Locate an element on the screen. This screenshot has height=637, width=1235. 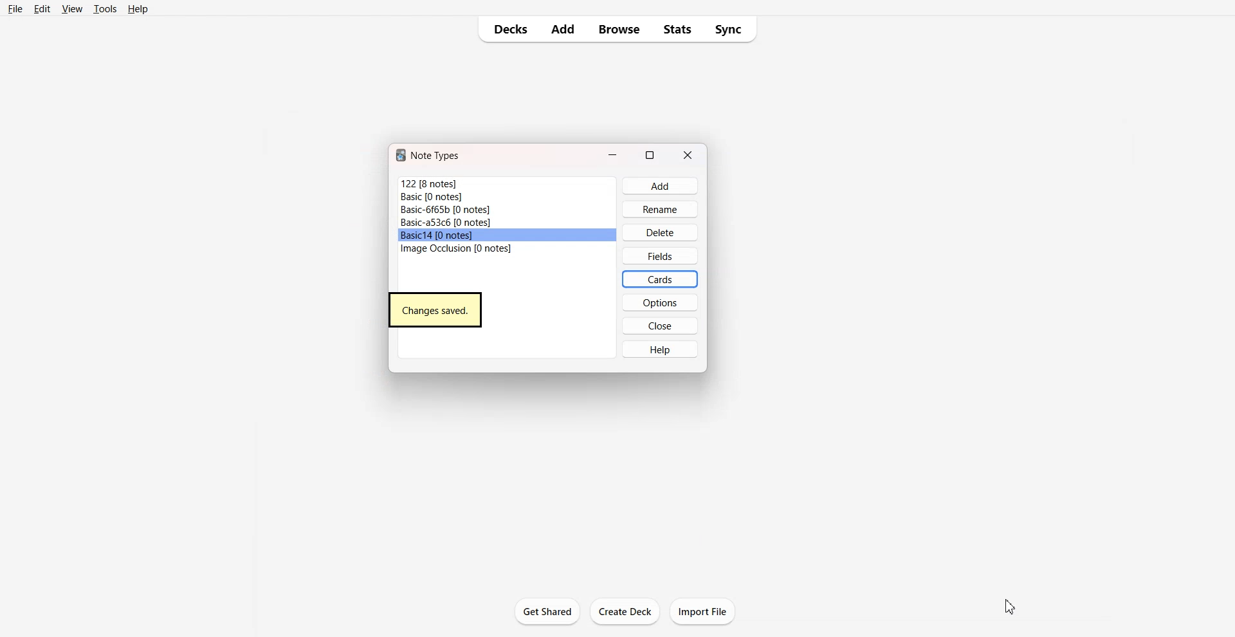
Fields is located at coordinates (661, 255).